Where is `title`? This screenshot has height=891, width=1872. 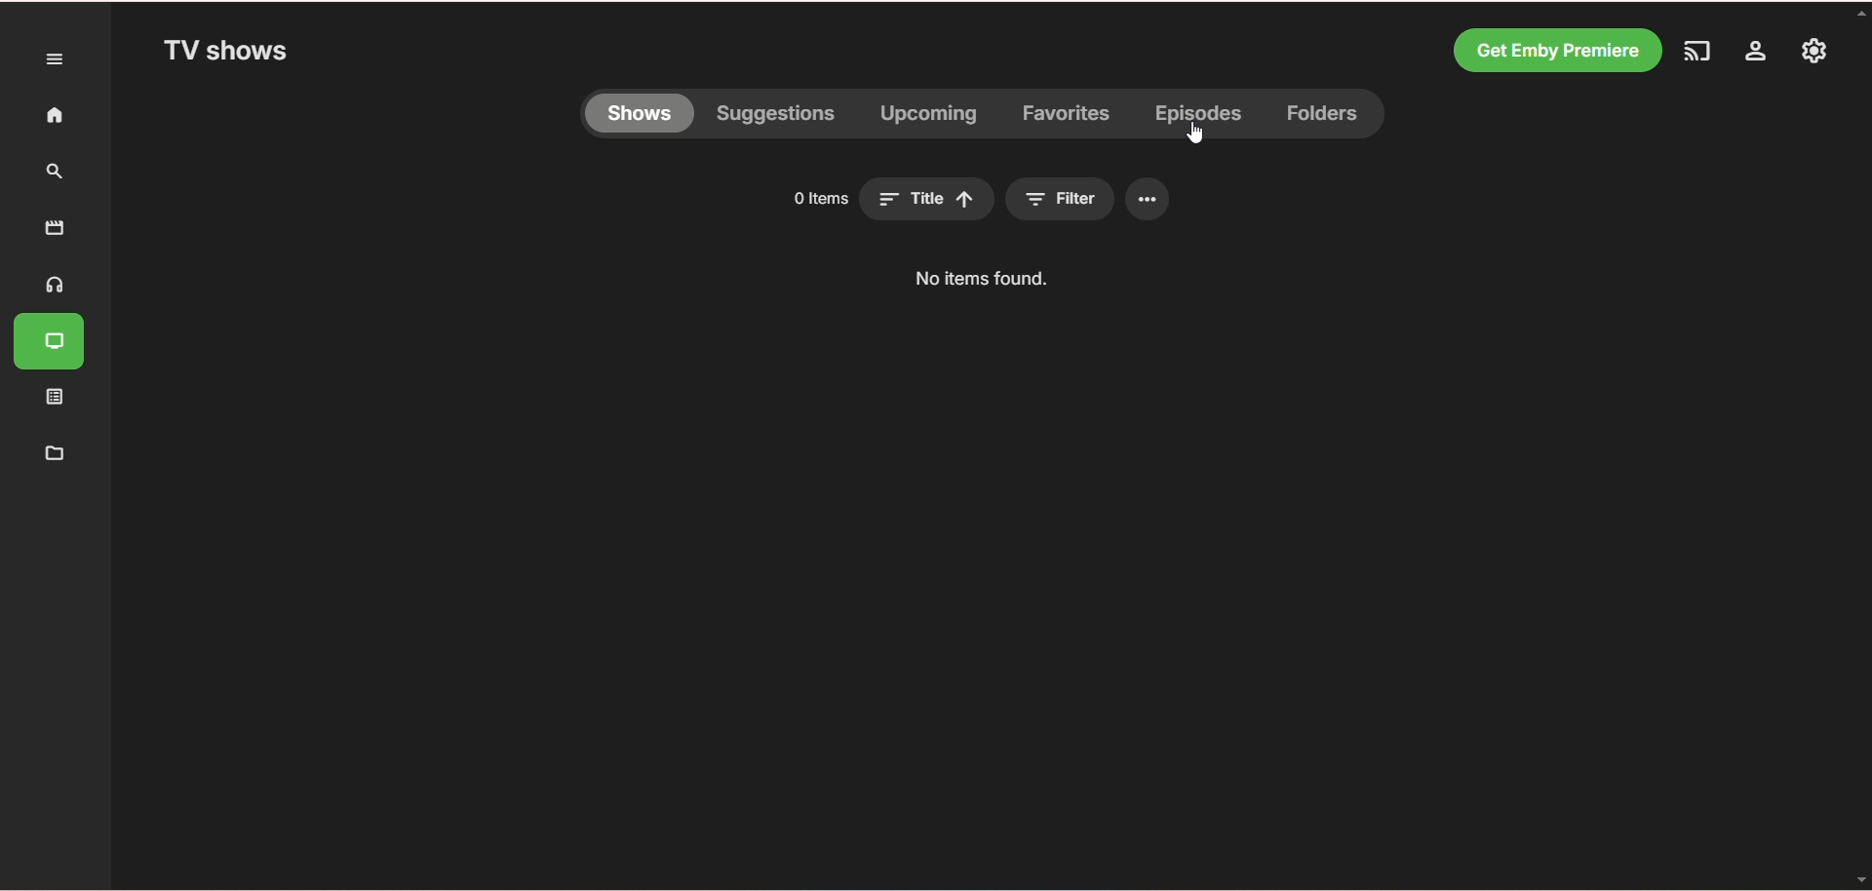 title is located at coordinates (931, 199).